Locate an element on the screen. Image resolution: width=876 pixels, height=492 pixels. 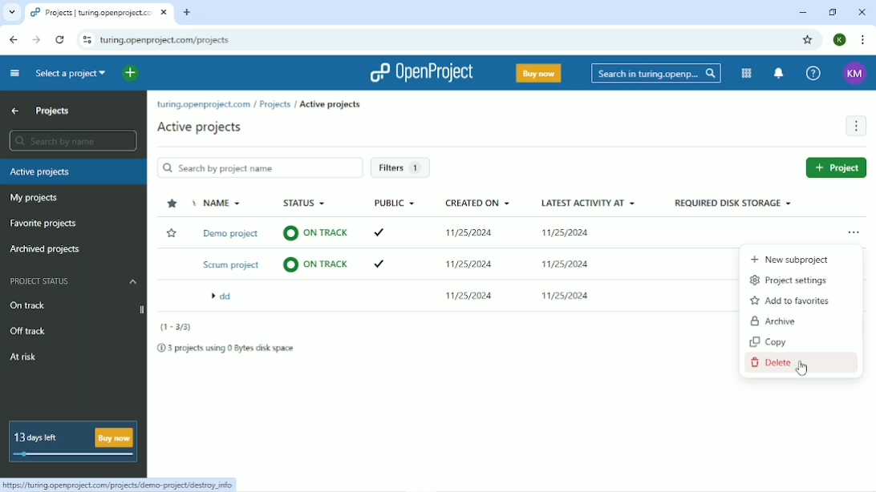
dd is located at coordinates (227, 297).